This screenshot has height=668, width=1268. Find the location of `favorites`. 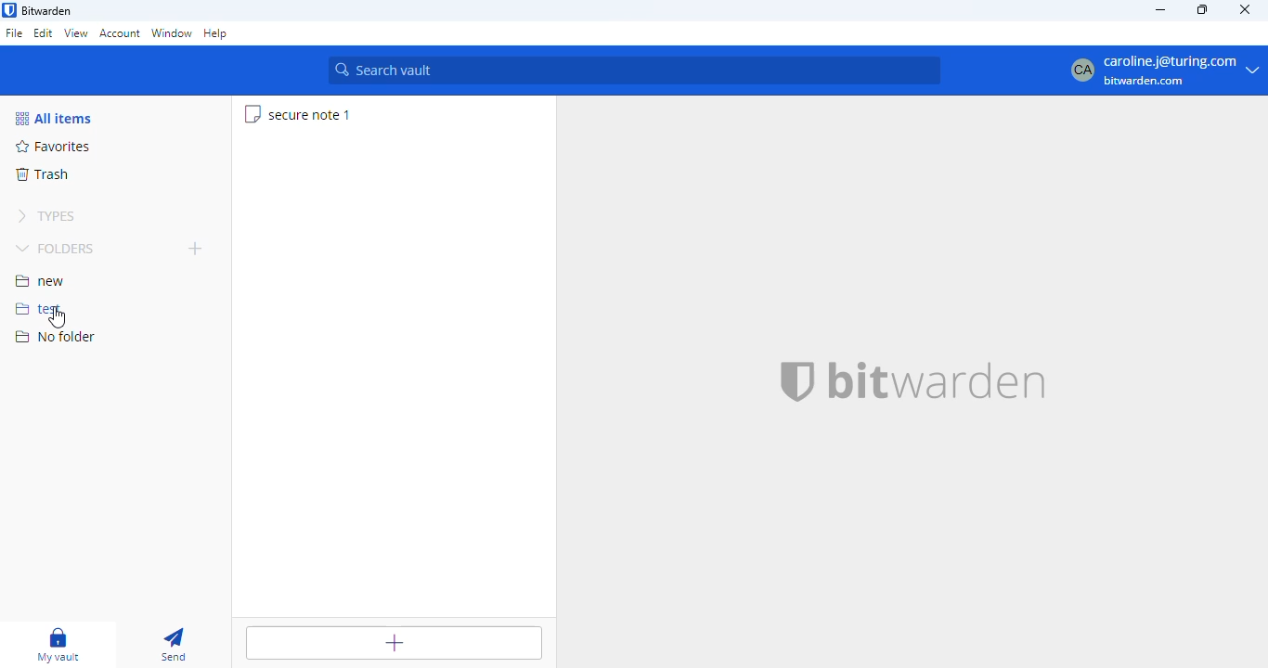

favorites is located at coordinates (54, 147).